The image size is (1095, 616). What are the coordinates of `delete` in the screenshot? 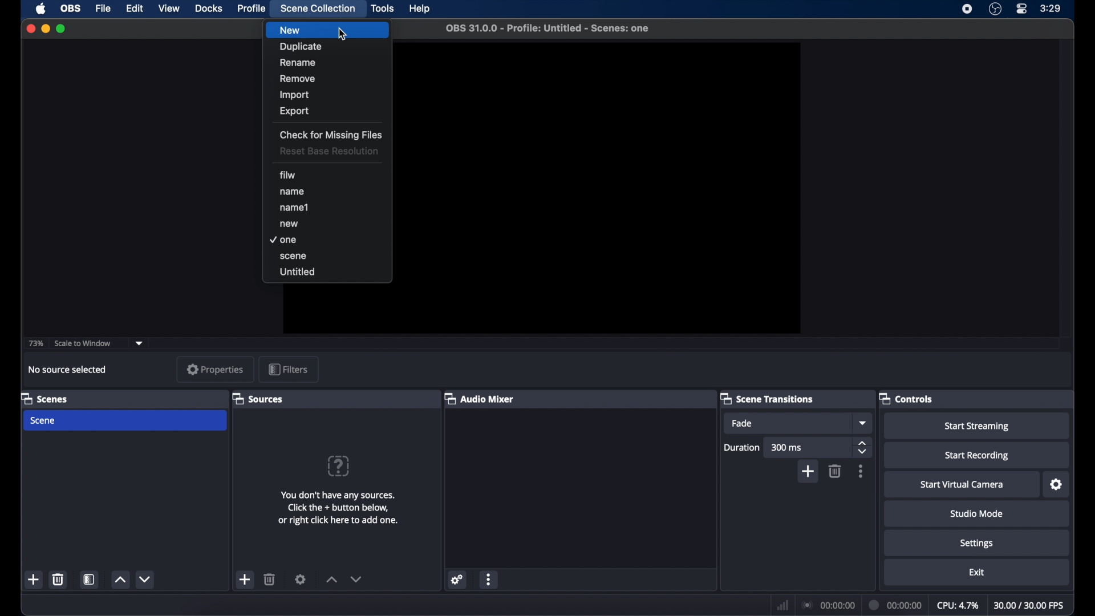 It's located at (270, 579).